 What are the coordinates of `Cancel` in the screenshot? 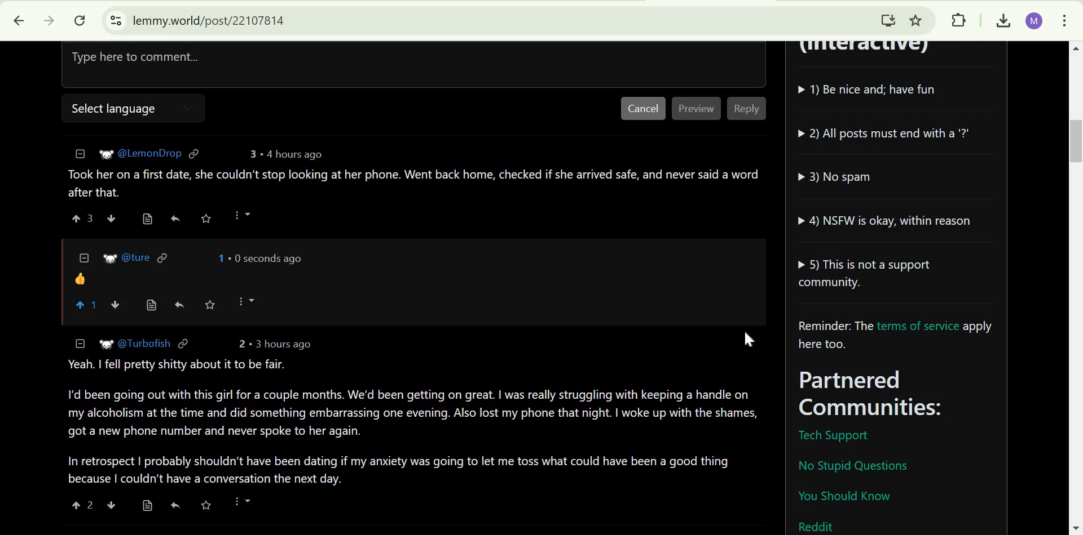 It's located at (642, 109).